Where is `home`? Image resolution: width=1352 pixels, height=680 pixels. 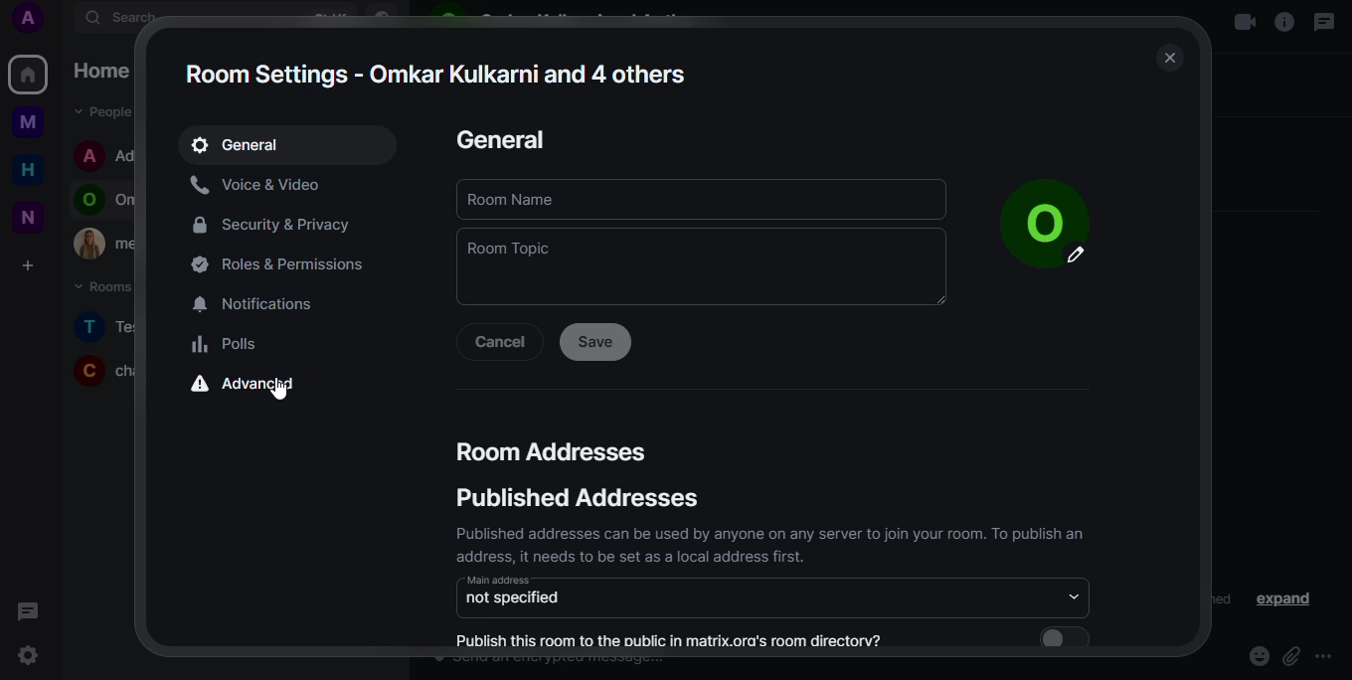 home is located at coordinates (27, 171).